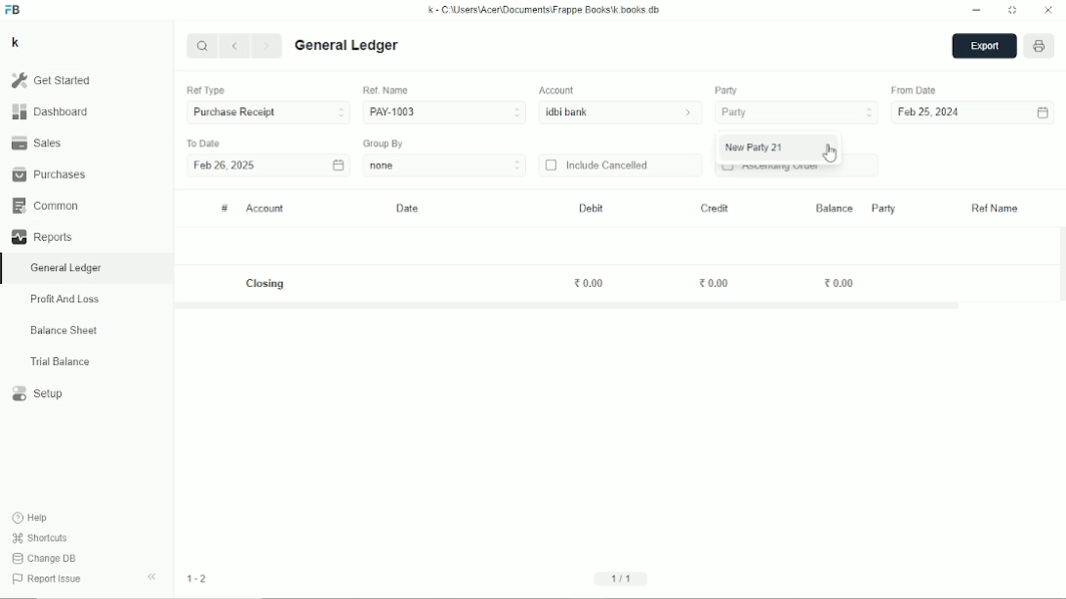 Image resolution: width=1066 pixels, height=599 pixels. Describe the element at coordinates (50, 111) in the screenshot. I see `Dashboard` at that location.